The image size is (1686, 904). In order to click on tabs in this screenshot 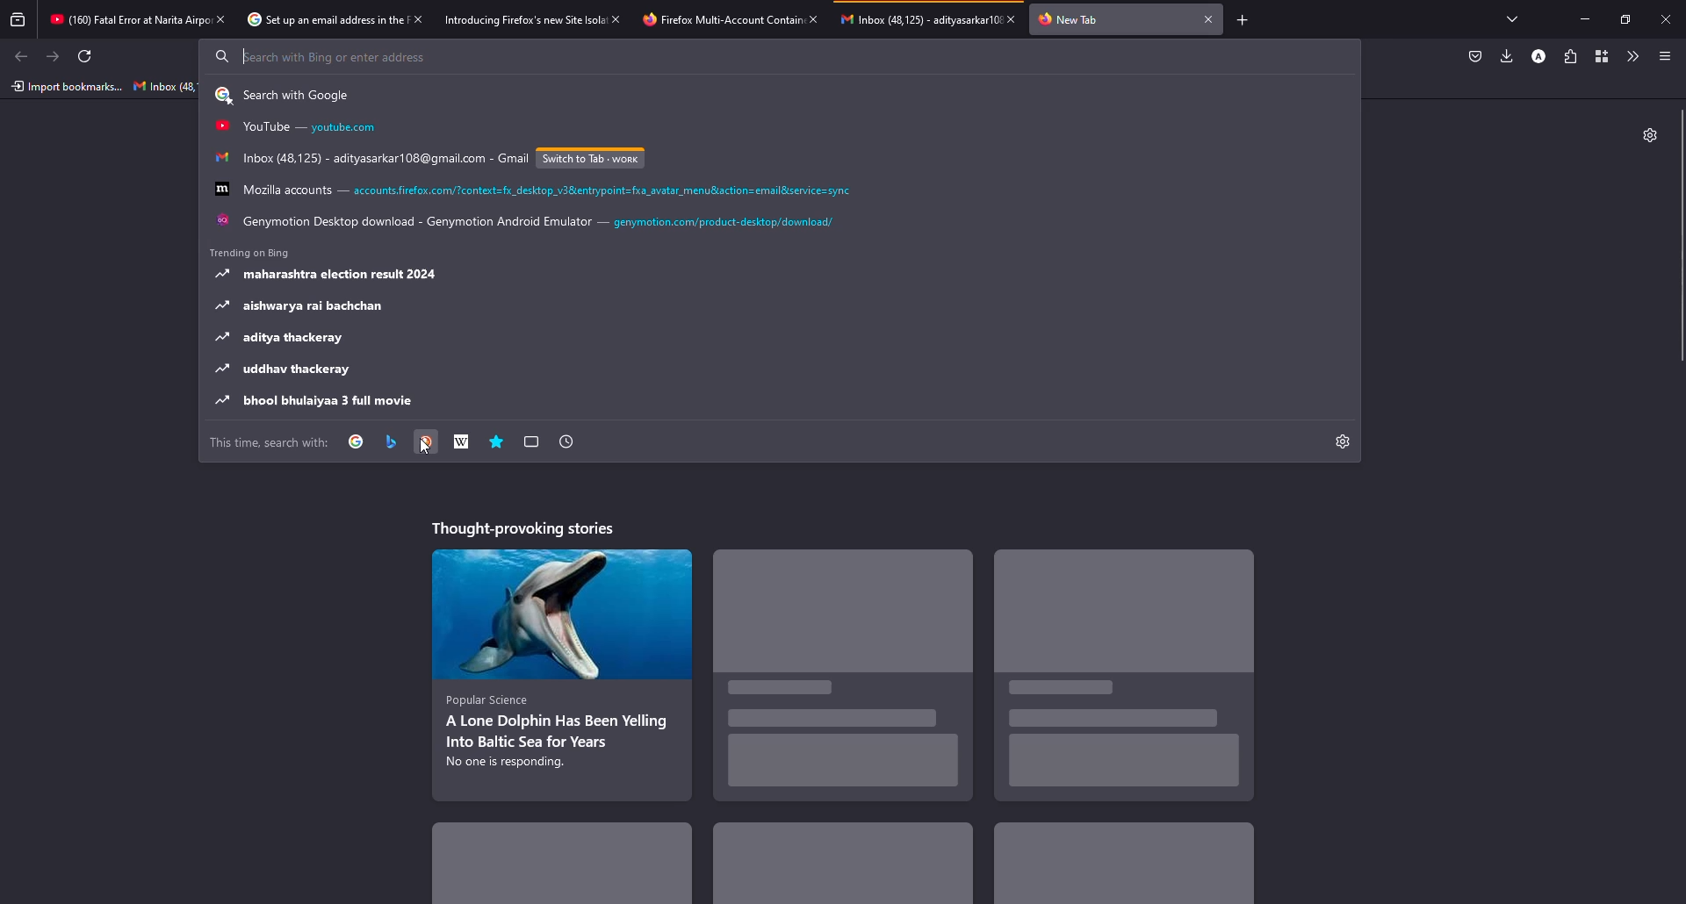, I will do `click(1517, 19)`.